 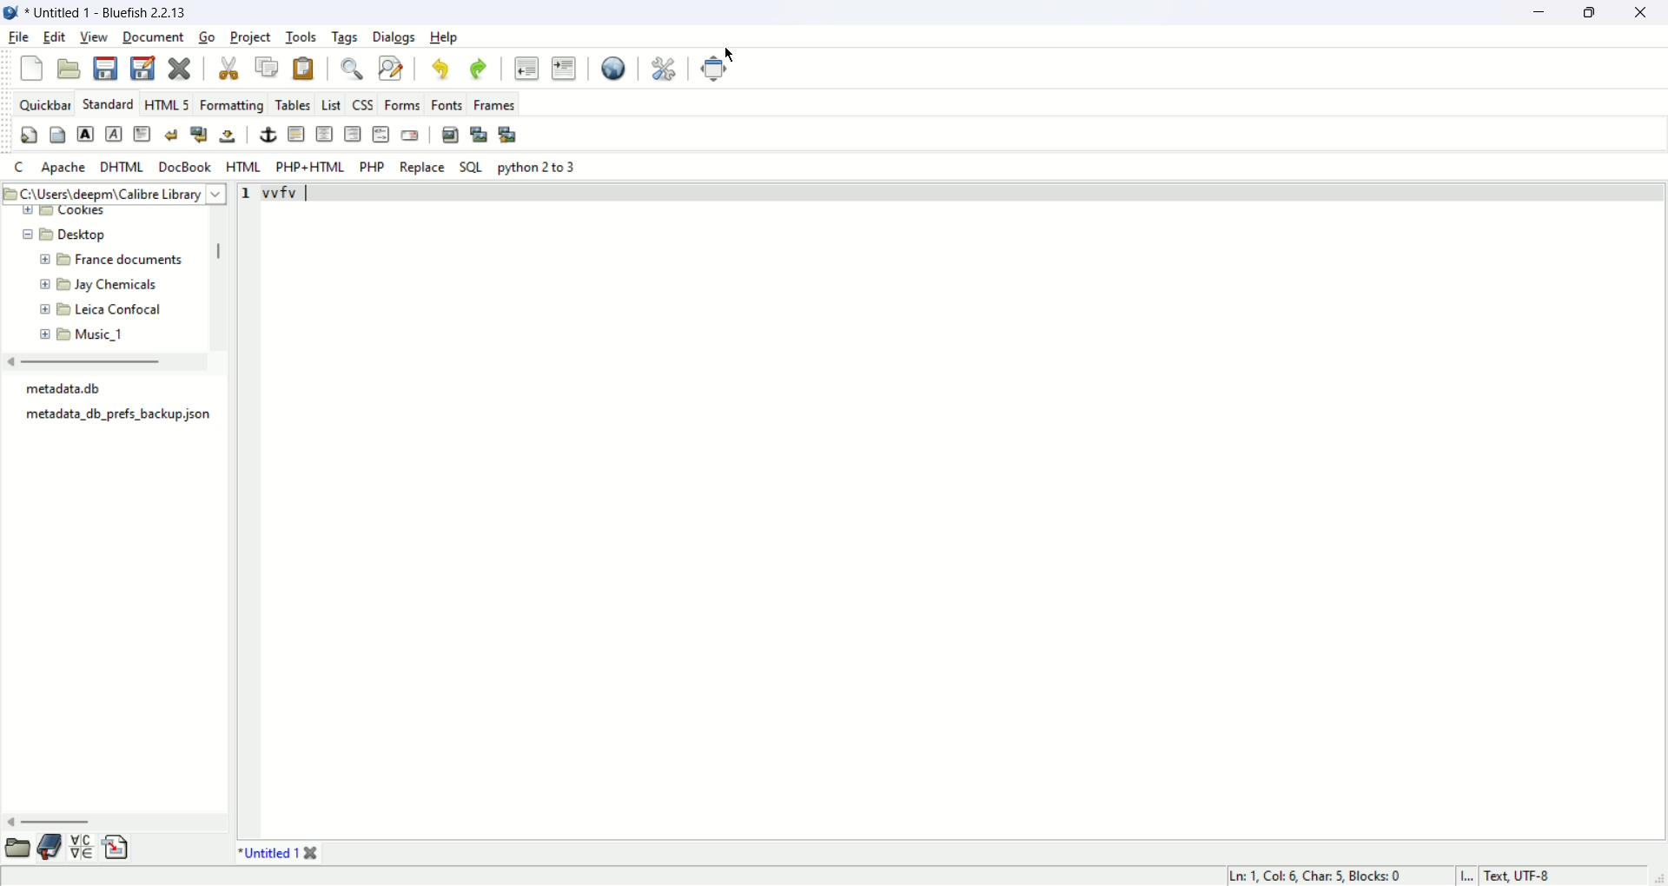 I want to click on minimize, so click(x=1539, y=15).